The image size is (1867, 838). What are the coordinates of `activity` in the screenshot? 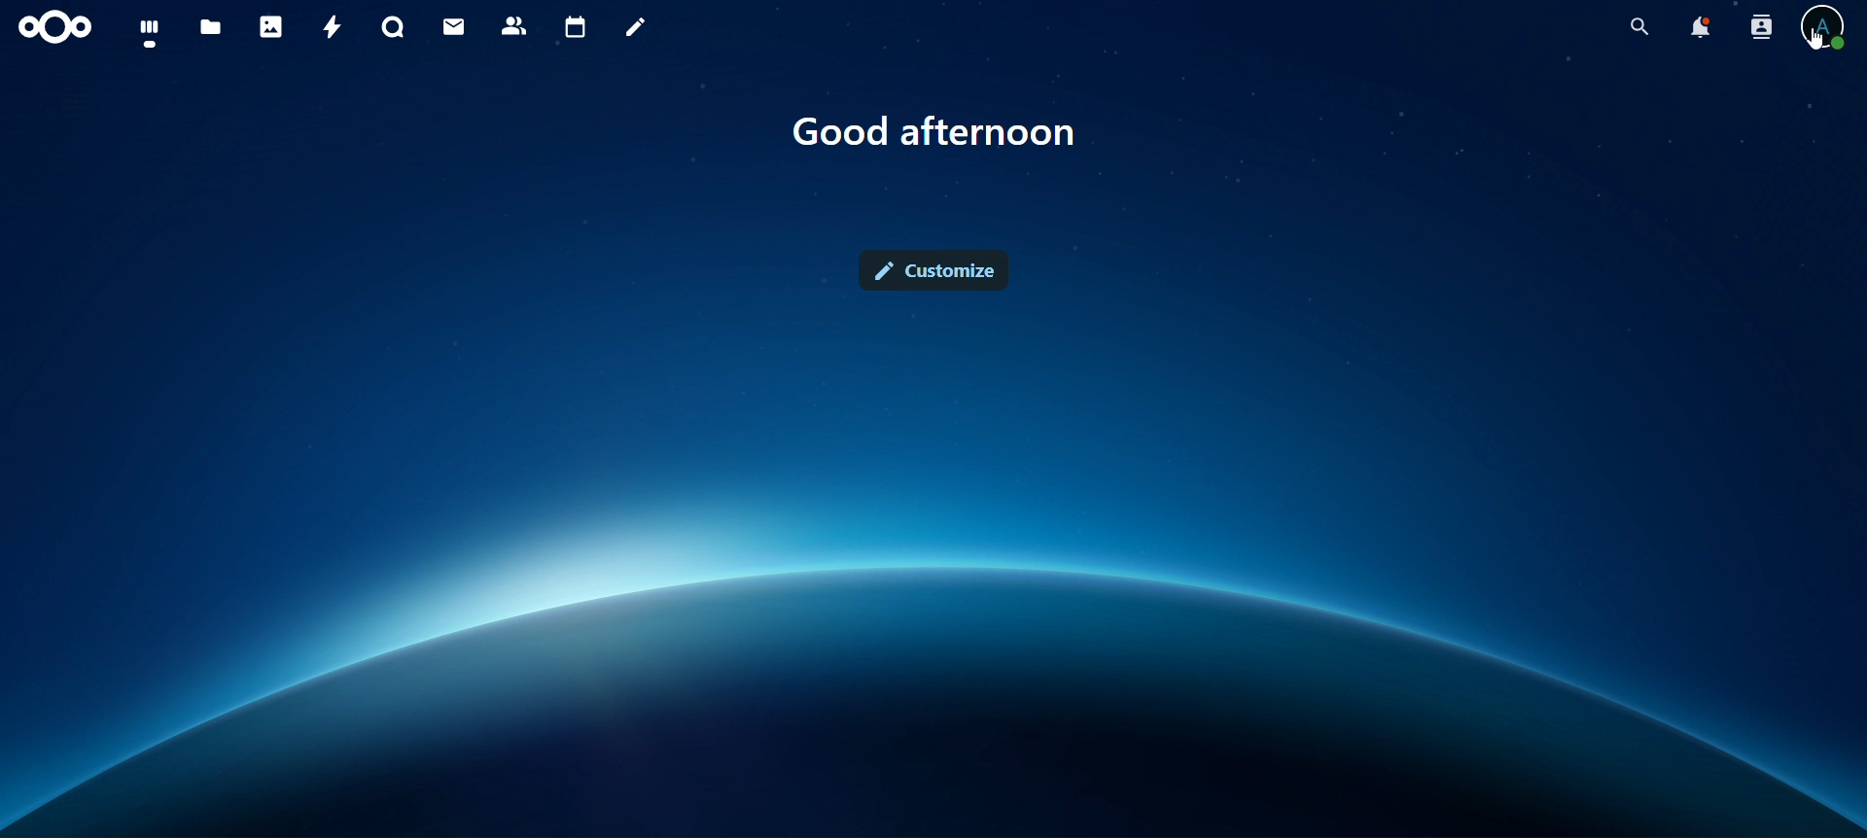 It's located at (335, 29).